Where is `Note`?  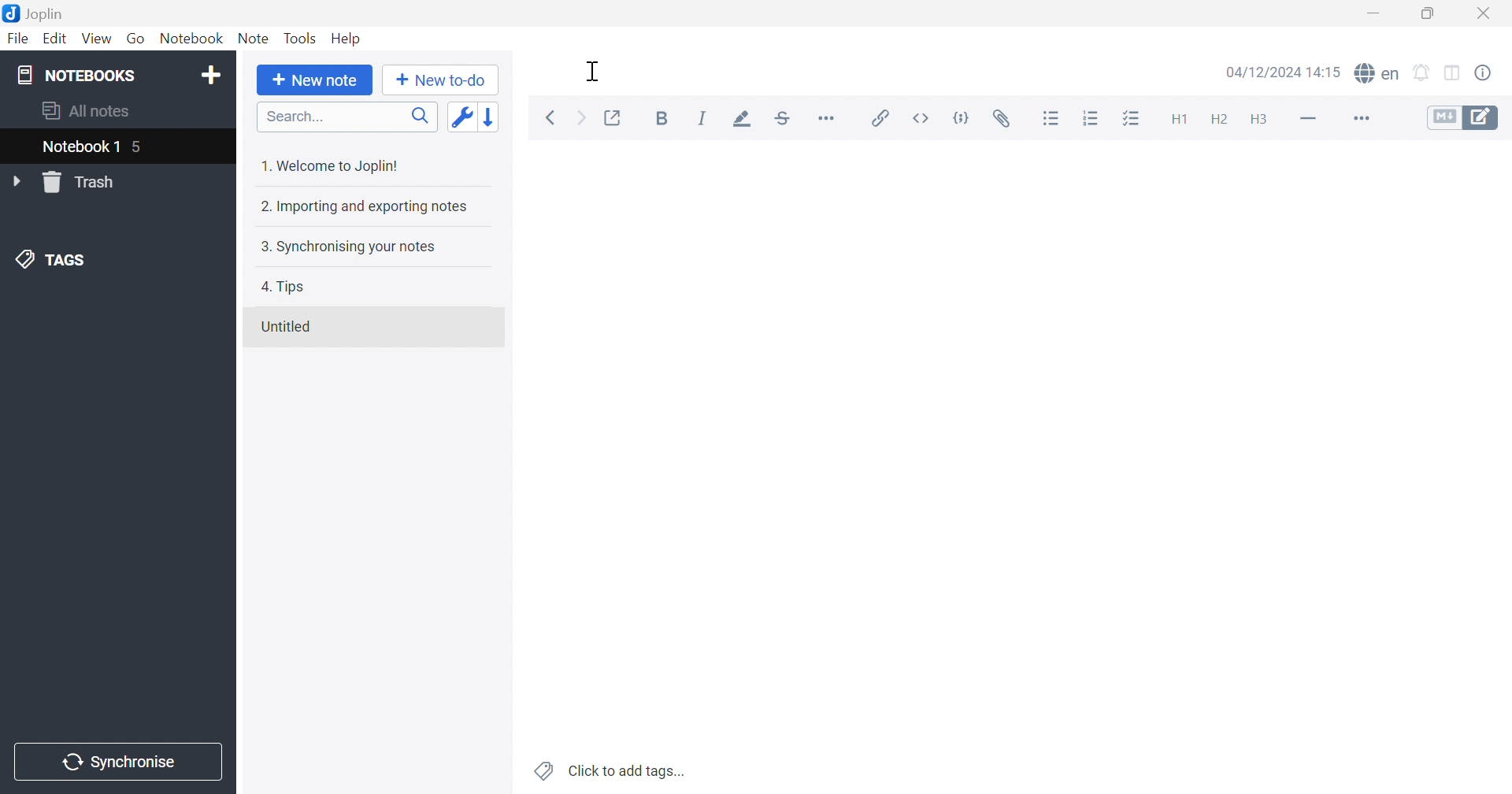
Note is located at coordinates (254, 39).